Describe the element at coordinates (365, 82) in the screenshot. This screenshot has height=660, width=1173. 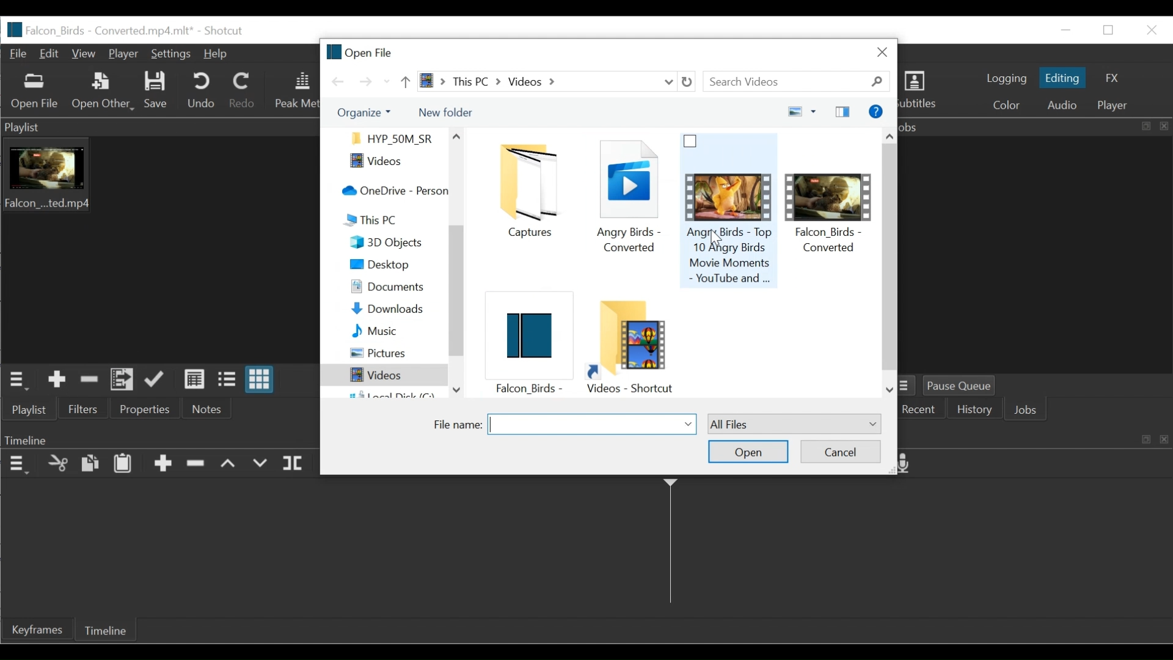
I see `Go forward` at that location.